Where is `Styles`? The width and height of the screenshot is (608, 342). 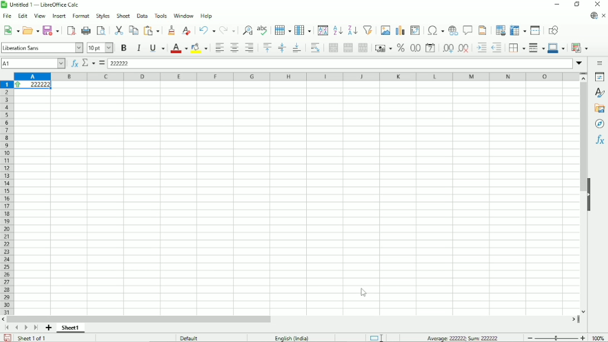 Styles is located at coordinates (102, 16).